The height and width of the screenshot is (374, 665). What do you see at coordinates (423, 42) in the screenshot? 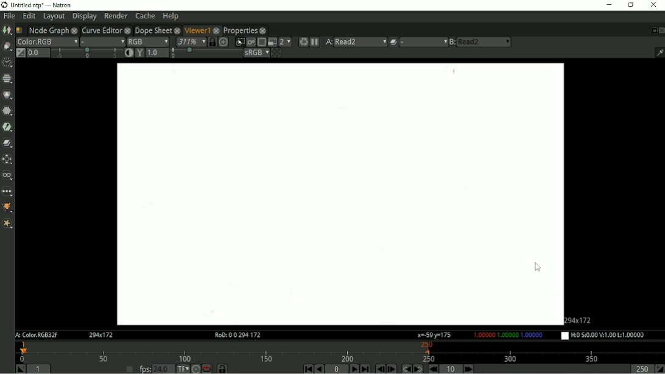
I see `menu` at bounding box center [423, 42].